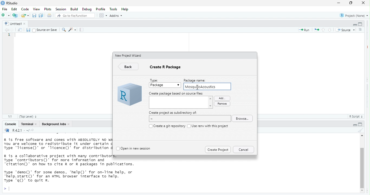 The image size is (370, 195). What do you see at coordinates (17, 36) in the screenshot?
I see `typing cursor` at bounding box center [17, 36].